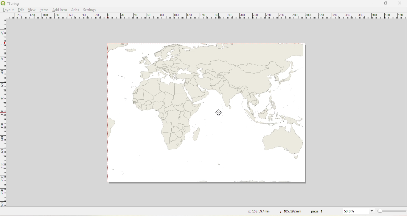  What do you see at coordinates (60, 10) in the screenshot?
I see `Add Item` at bounding box center [60, 10].